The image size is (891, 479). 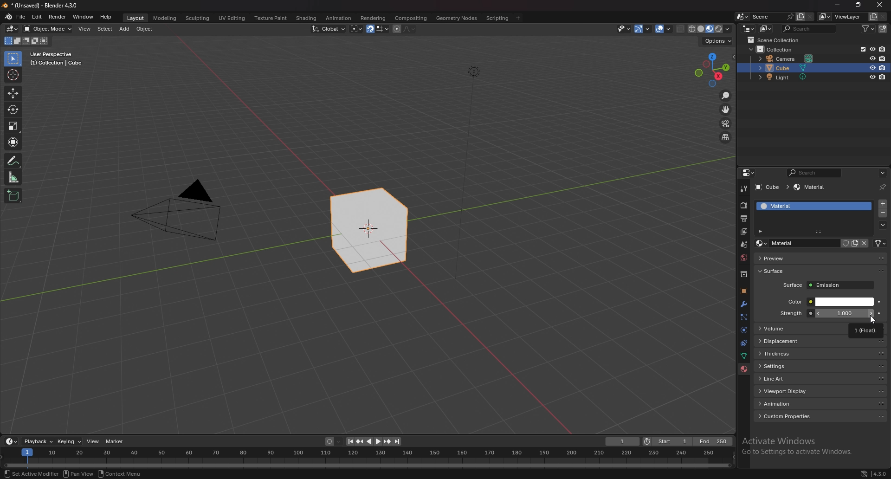 What do you see at coordinates (13, 74) in the screenshot?
I see `cursor` at bounding box center [13, 74].